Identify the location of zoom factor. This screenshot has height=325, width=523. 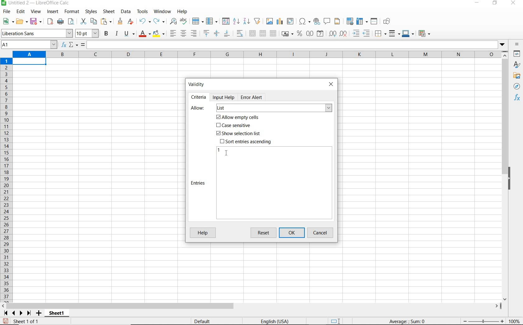
(515, 321).